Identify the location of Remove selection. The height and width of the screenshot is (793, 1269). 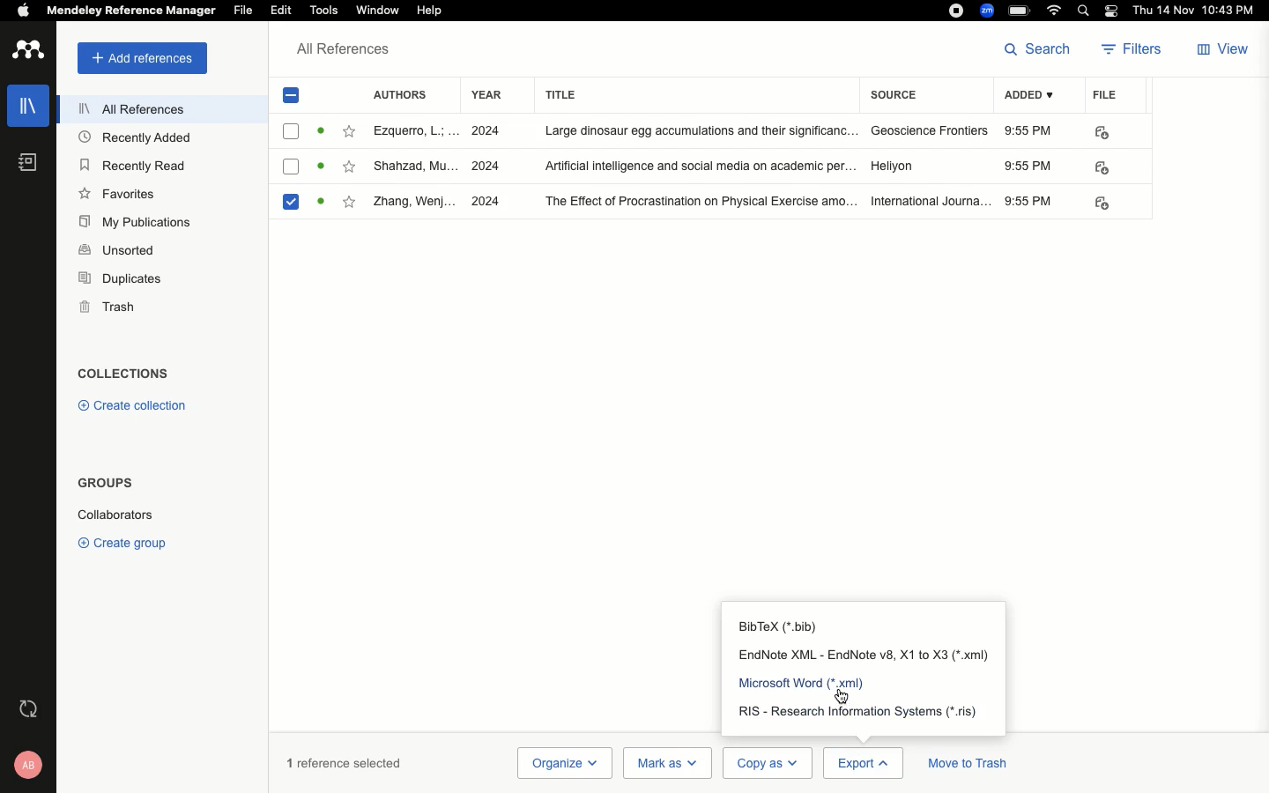
(293, 99).